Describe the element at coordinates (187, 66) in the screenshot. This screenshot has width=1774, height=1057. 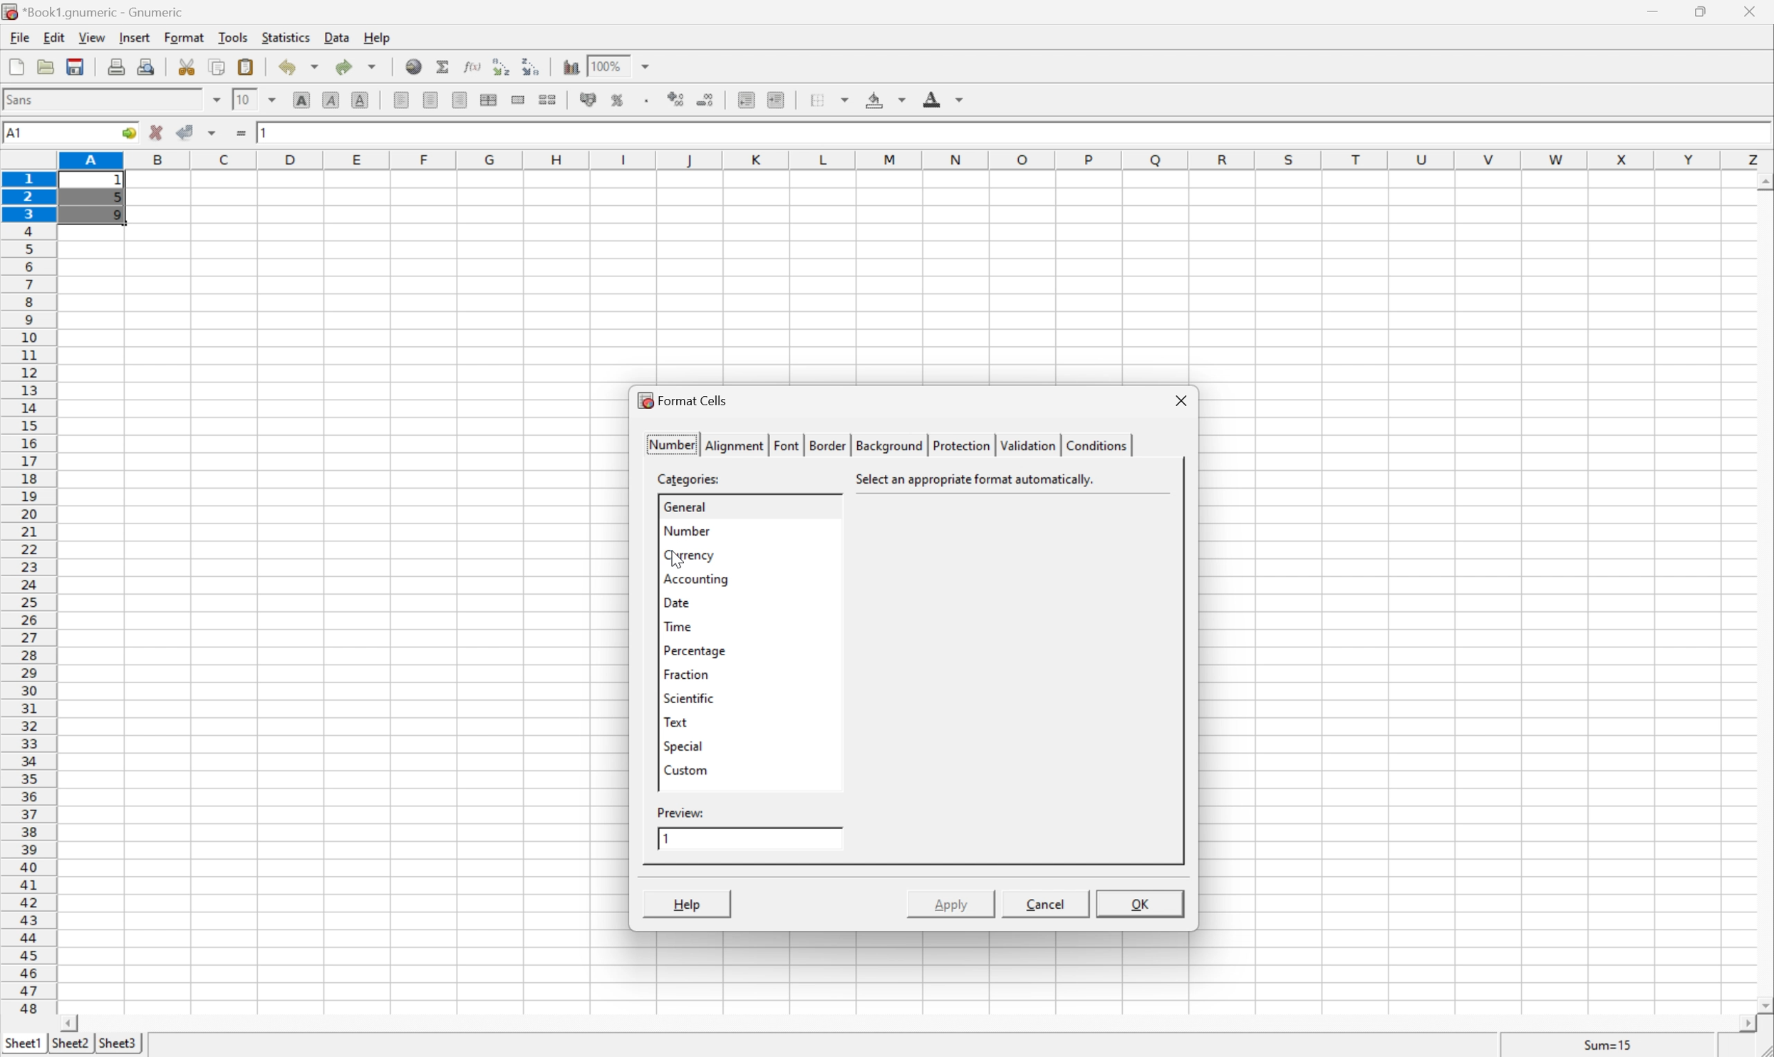
I see `cut` at that location.